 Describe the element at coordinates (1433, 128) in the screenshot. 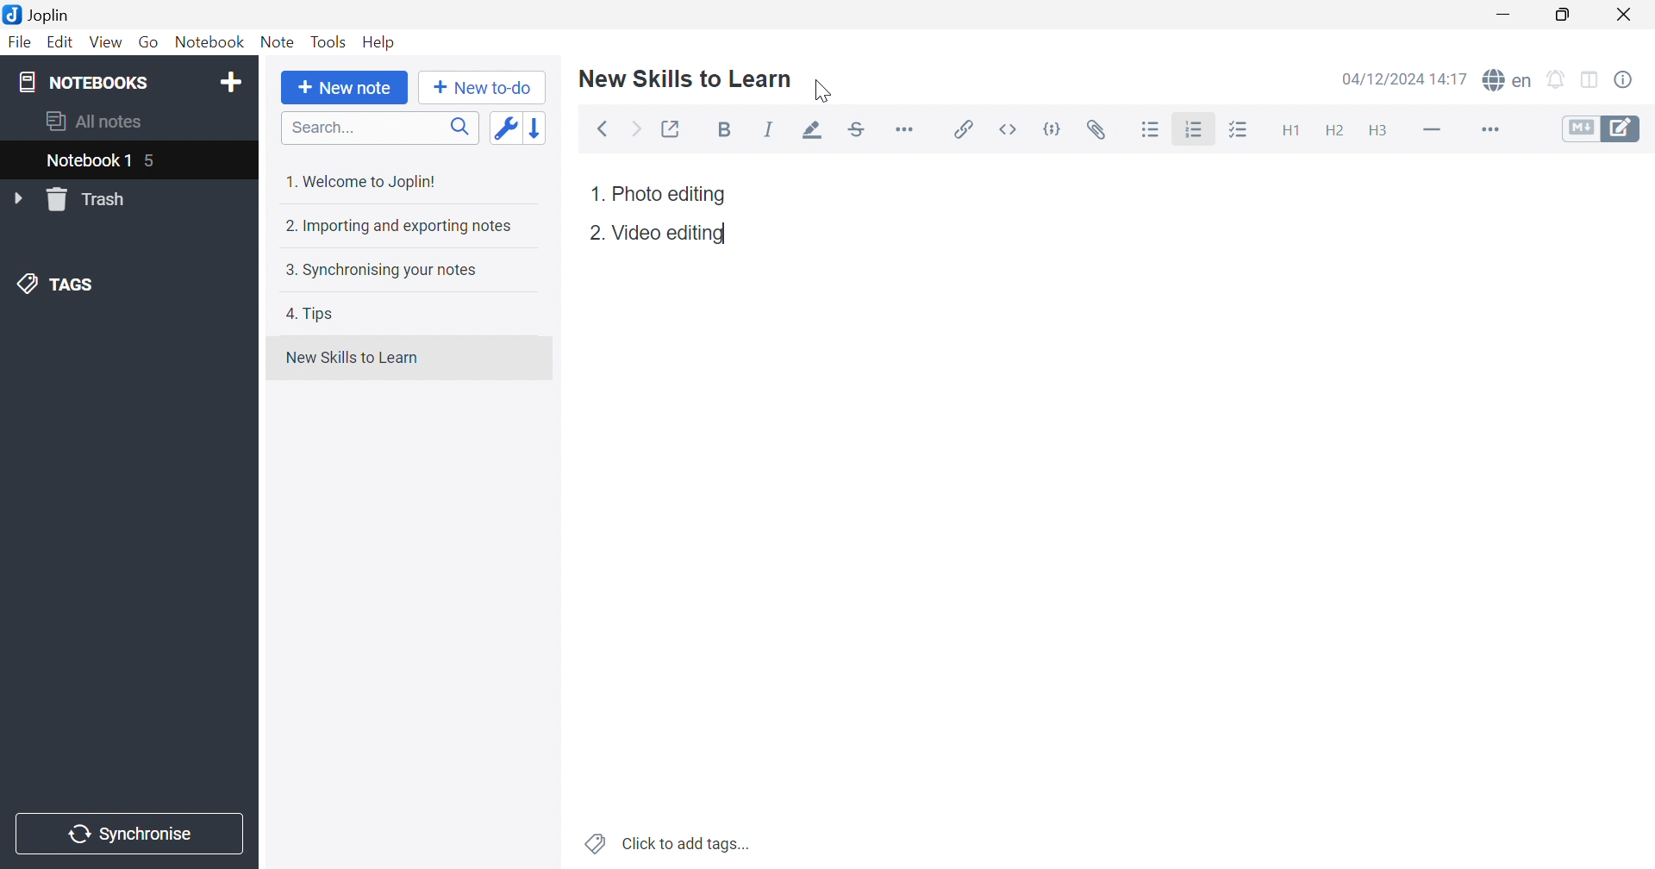

I see `Horizontal line` at that location.